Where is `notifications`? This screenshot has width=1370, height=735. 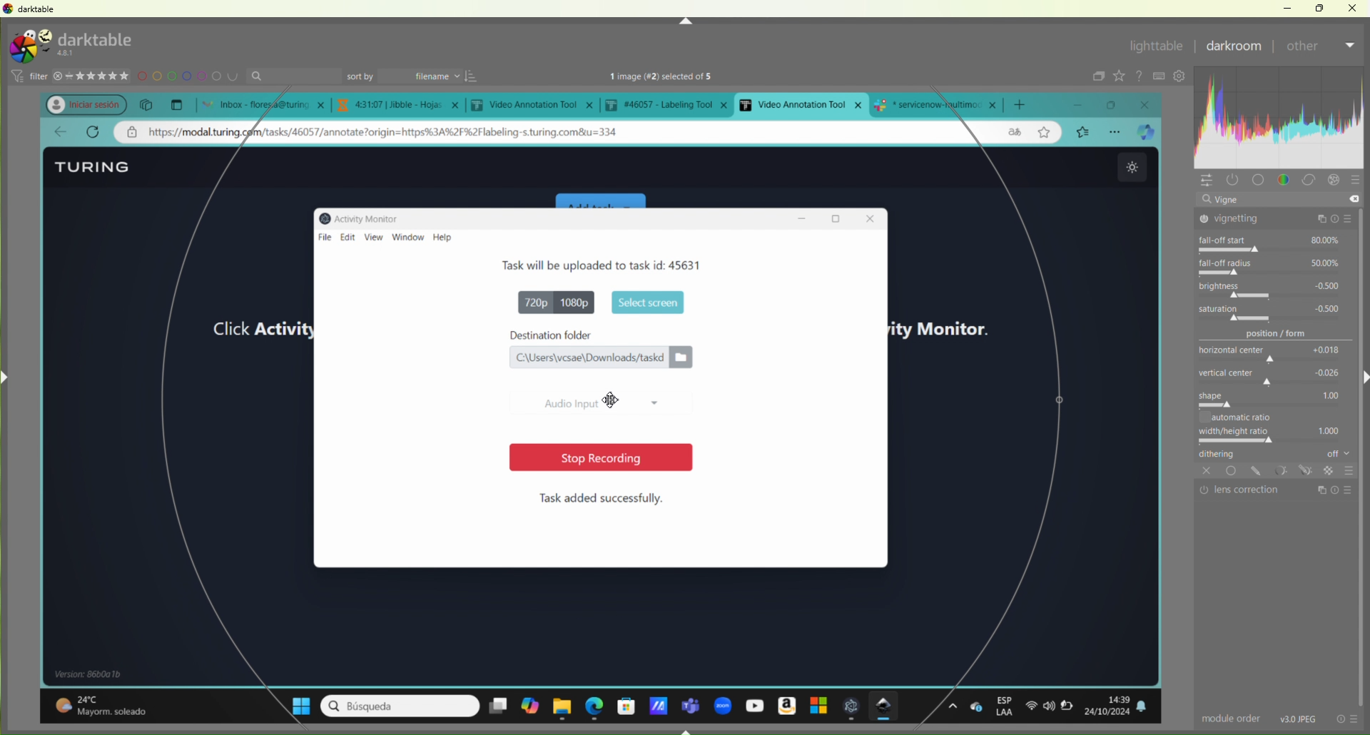
notifications is located at coordinates (1150, 707).